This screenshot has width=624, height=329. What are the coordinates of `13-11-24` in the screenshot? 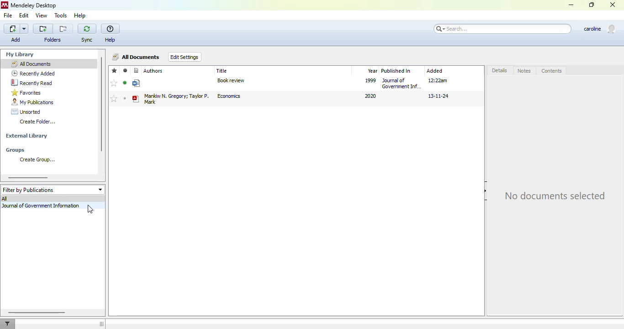 It's located at (439, 96).